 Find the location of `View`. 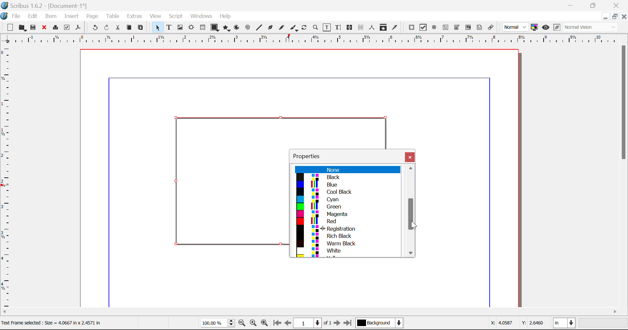

View is located at coordinates (156, 17).